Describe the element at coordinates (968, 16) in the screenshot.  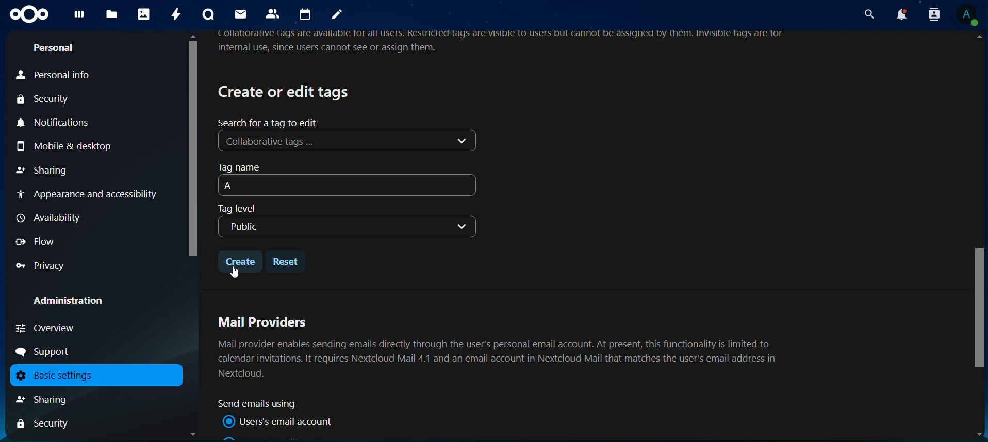
I see `View Profile` at that location.